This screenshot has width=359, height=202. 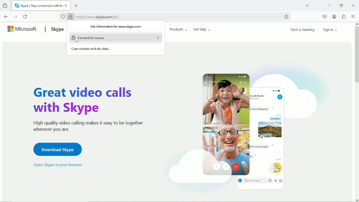 What do you see at coordinates (286, 16) in the screenshot?
I see `Bookmark this page` at bounding box center [286, 16].